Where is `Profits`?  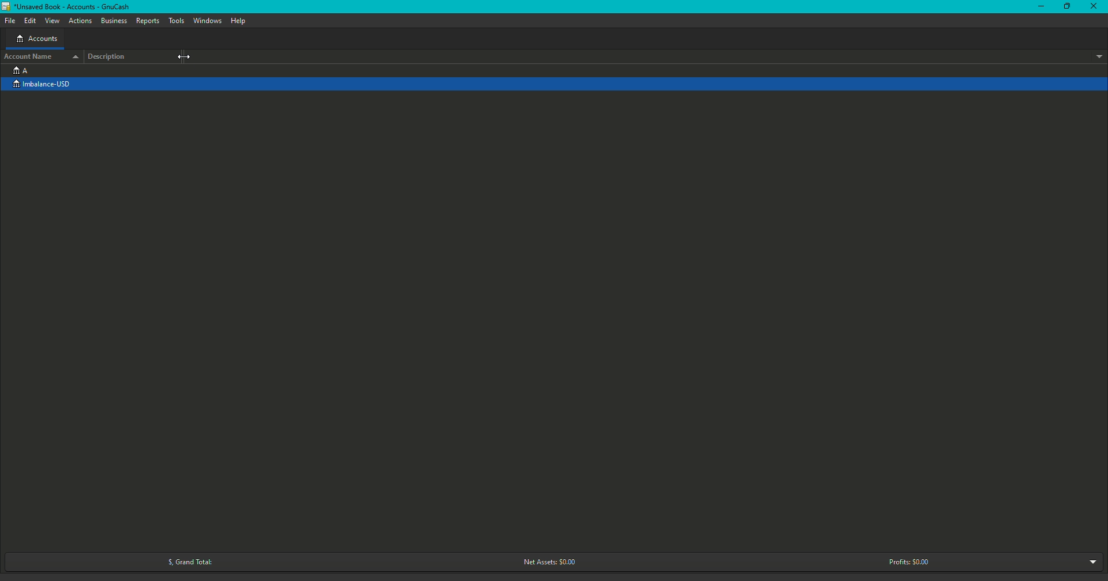 Profits is located at coordinates (909, 561).